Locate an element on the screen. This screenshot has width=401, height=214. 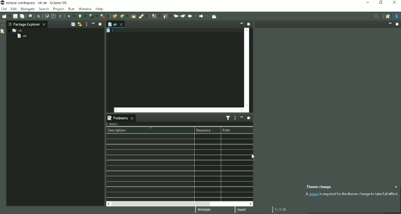
Minimize is located at coordinates (242, 23).